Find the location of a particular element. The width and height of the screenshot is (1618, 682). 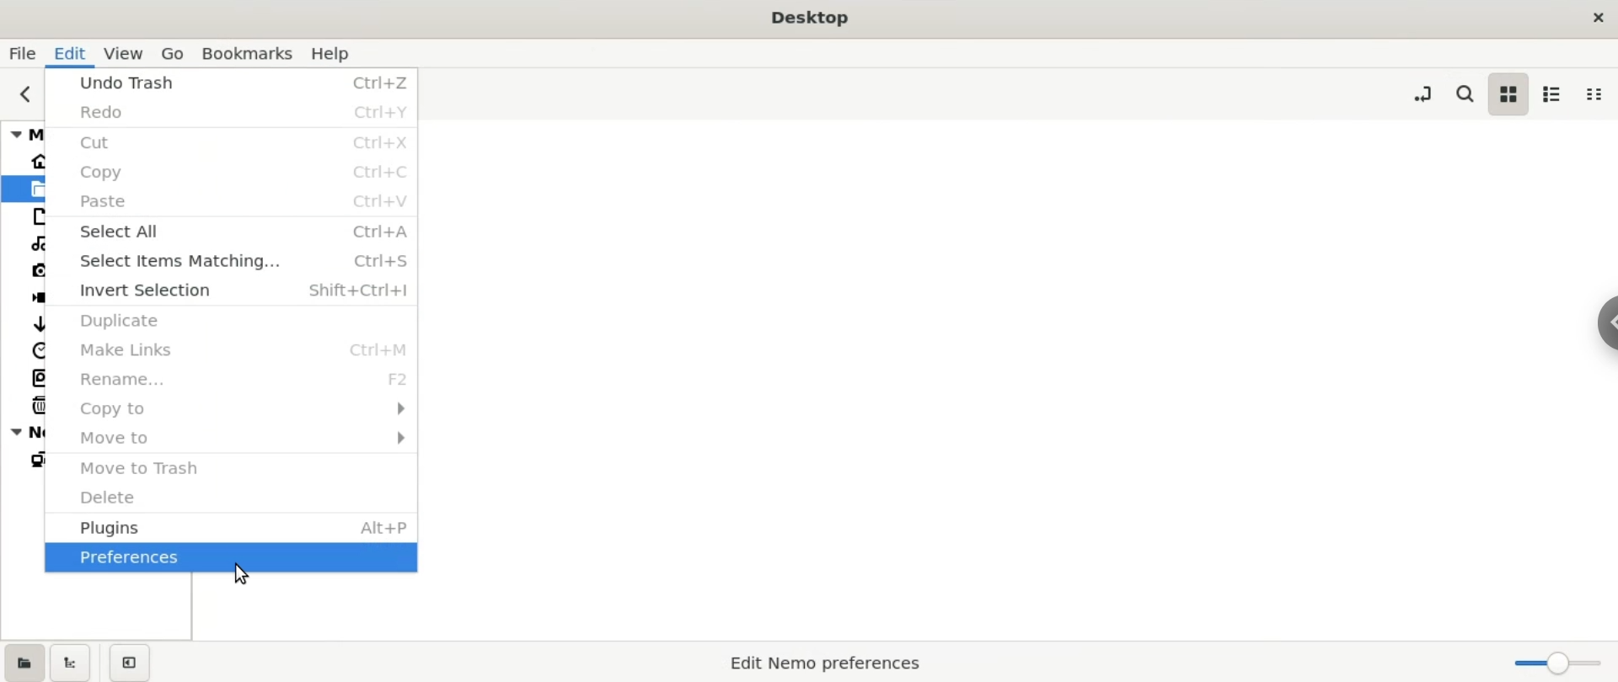

Desktop is located at coordinates (807, 16).